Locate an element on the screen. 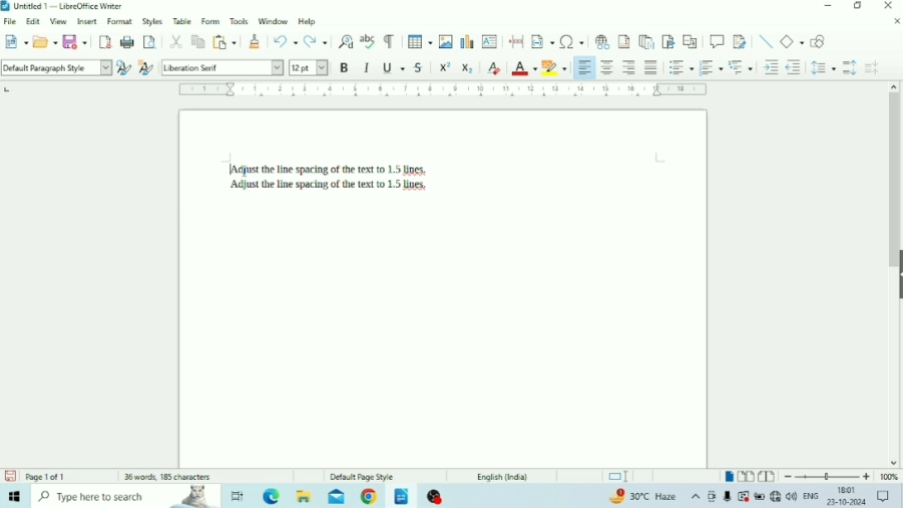 The image size is (903, 508). Mail is located at coordinates (337, 496).